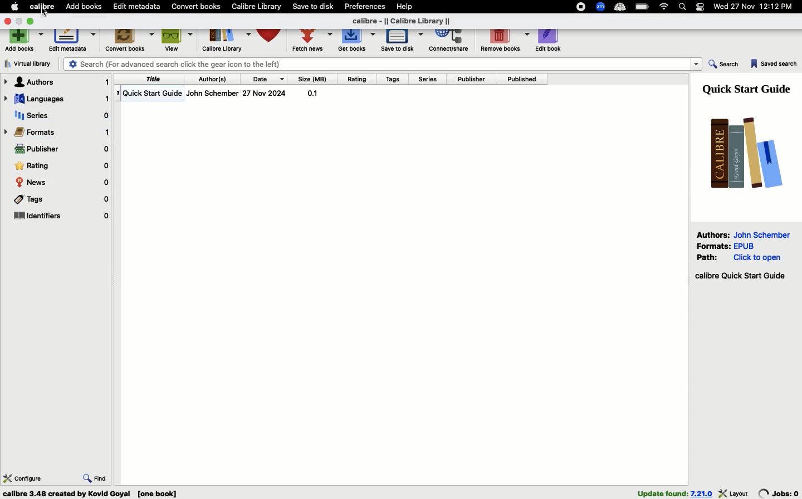 The image size is (802, 499). What do you see at coordinates (149, 80) in the screenshot?
I see `Title` at bounding box center [149, 80].